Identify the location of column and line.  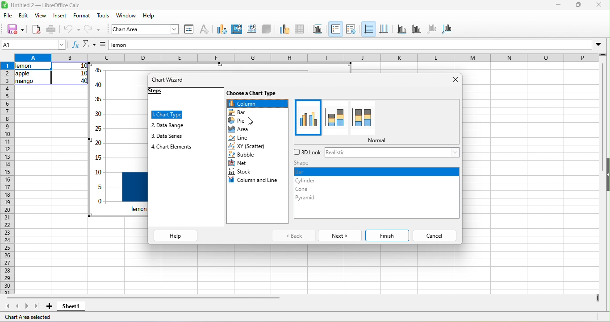
(254, 181).